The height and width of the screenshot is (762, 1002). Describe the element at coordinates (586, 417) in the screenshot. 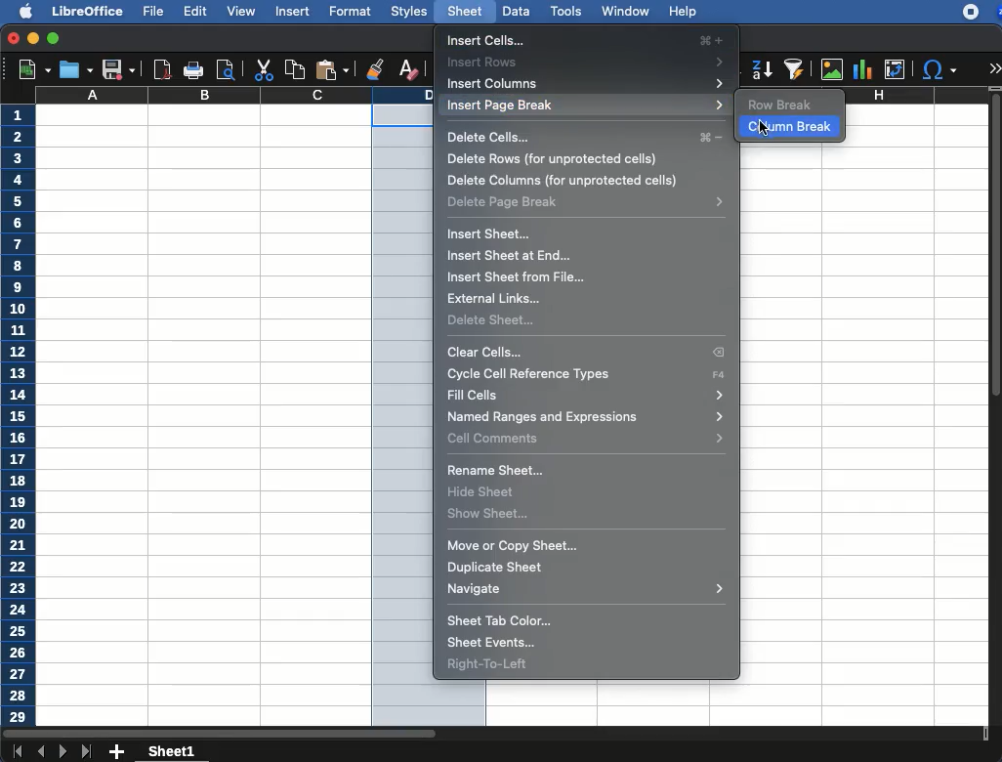

I see `named ranges and expressions` at that location.